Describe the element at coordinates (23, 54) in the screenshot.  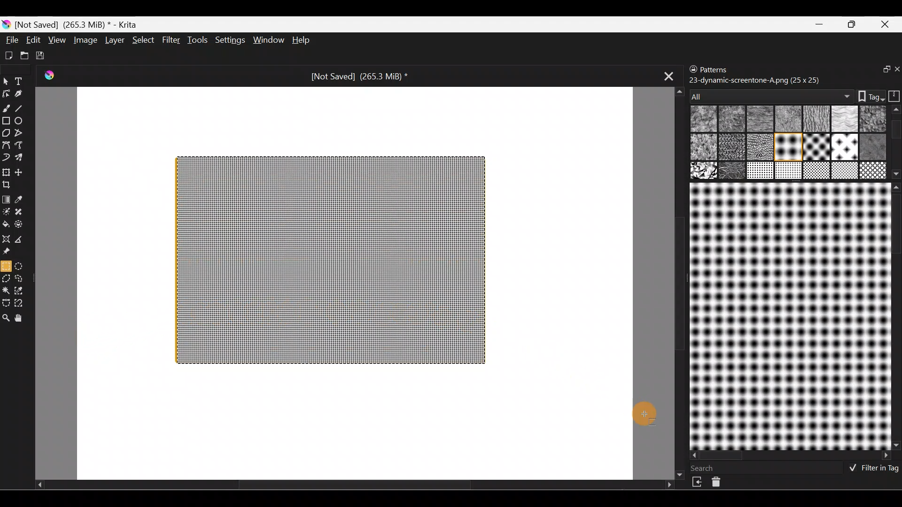
I see `Open existing document` at that location.